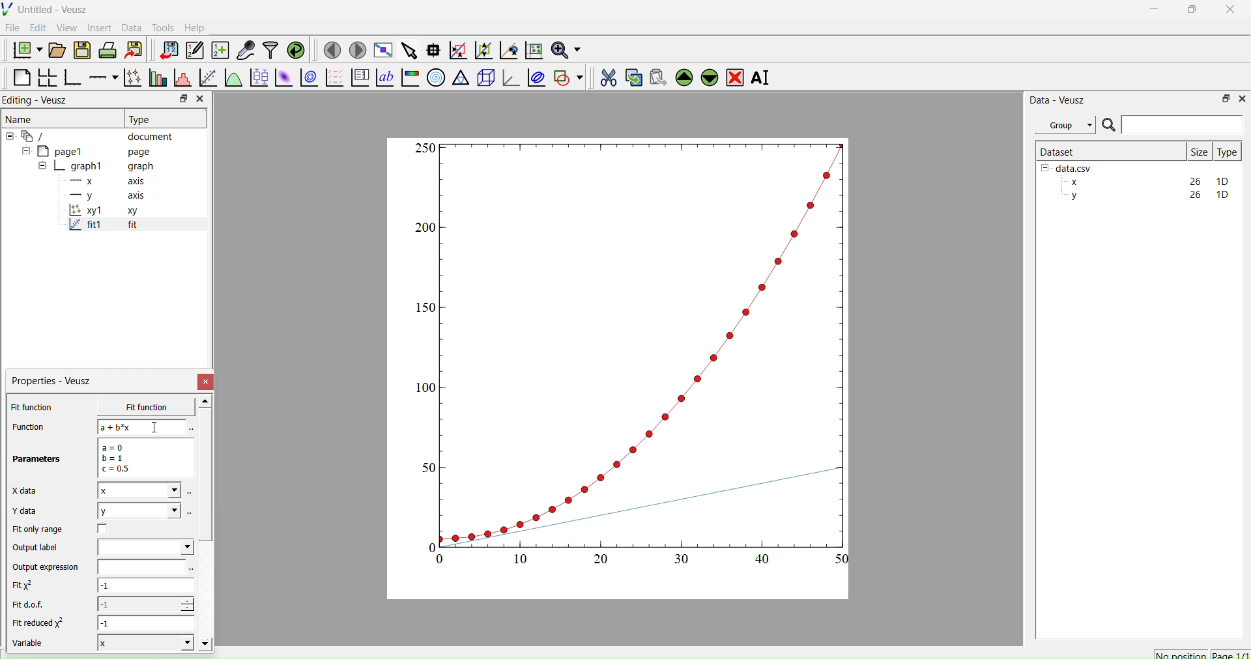  I want to click on Fit function, so click(33, 407).